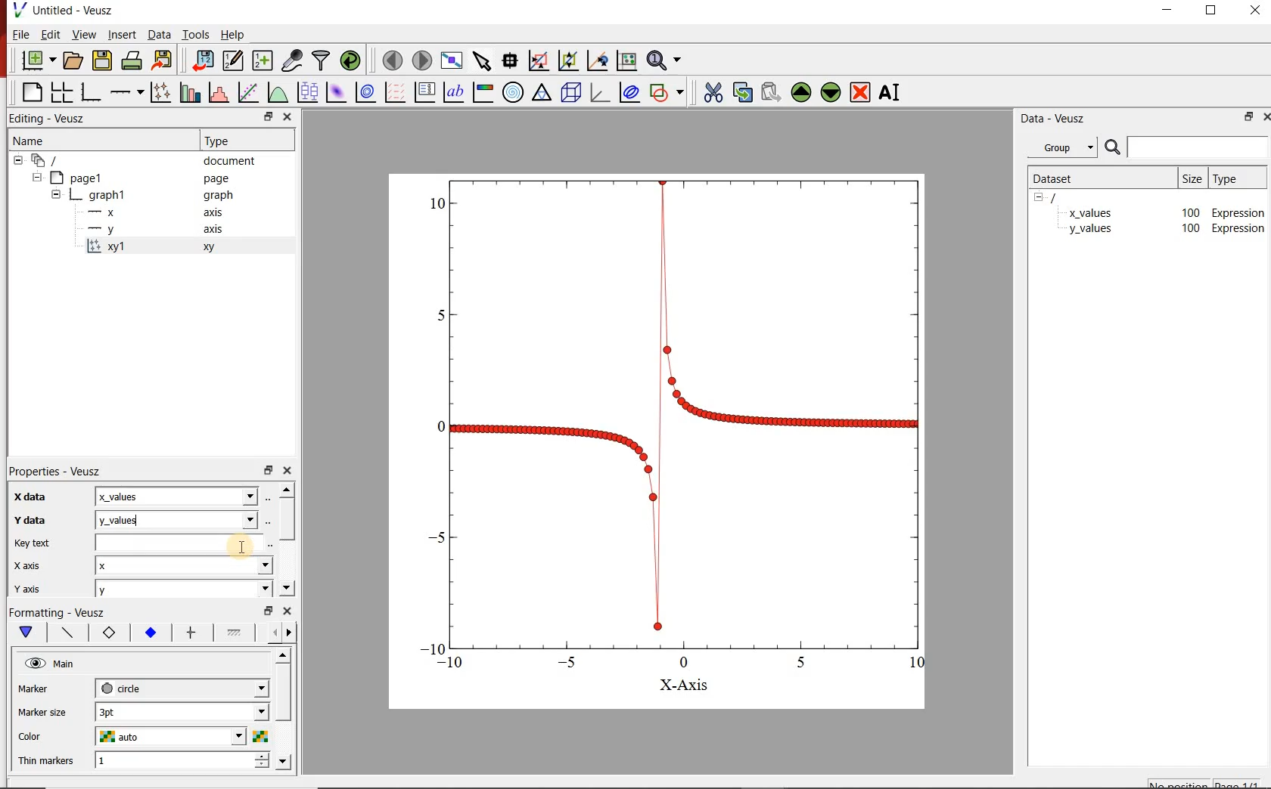 The height and width of the screenshot is (789, 1271). What do you see at coordinates (1238, 229) in the screenshot?
I see `Expression` at bounding box center [1238, 229].